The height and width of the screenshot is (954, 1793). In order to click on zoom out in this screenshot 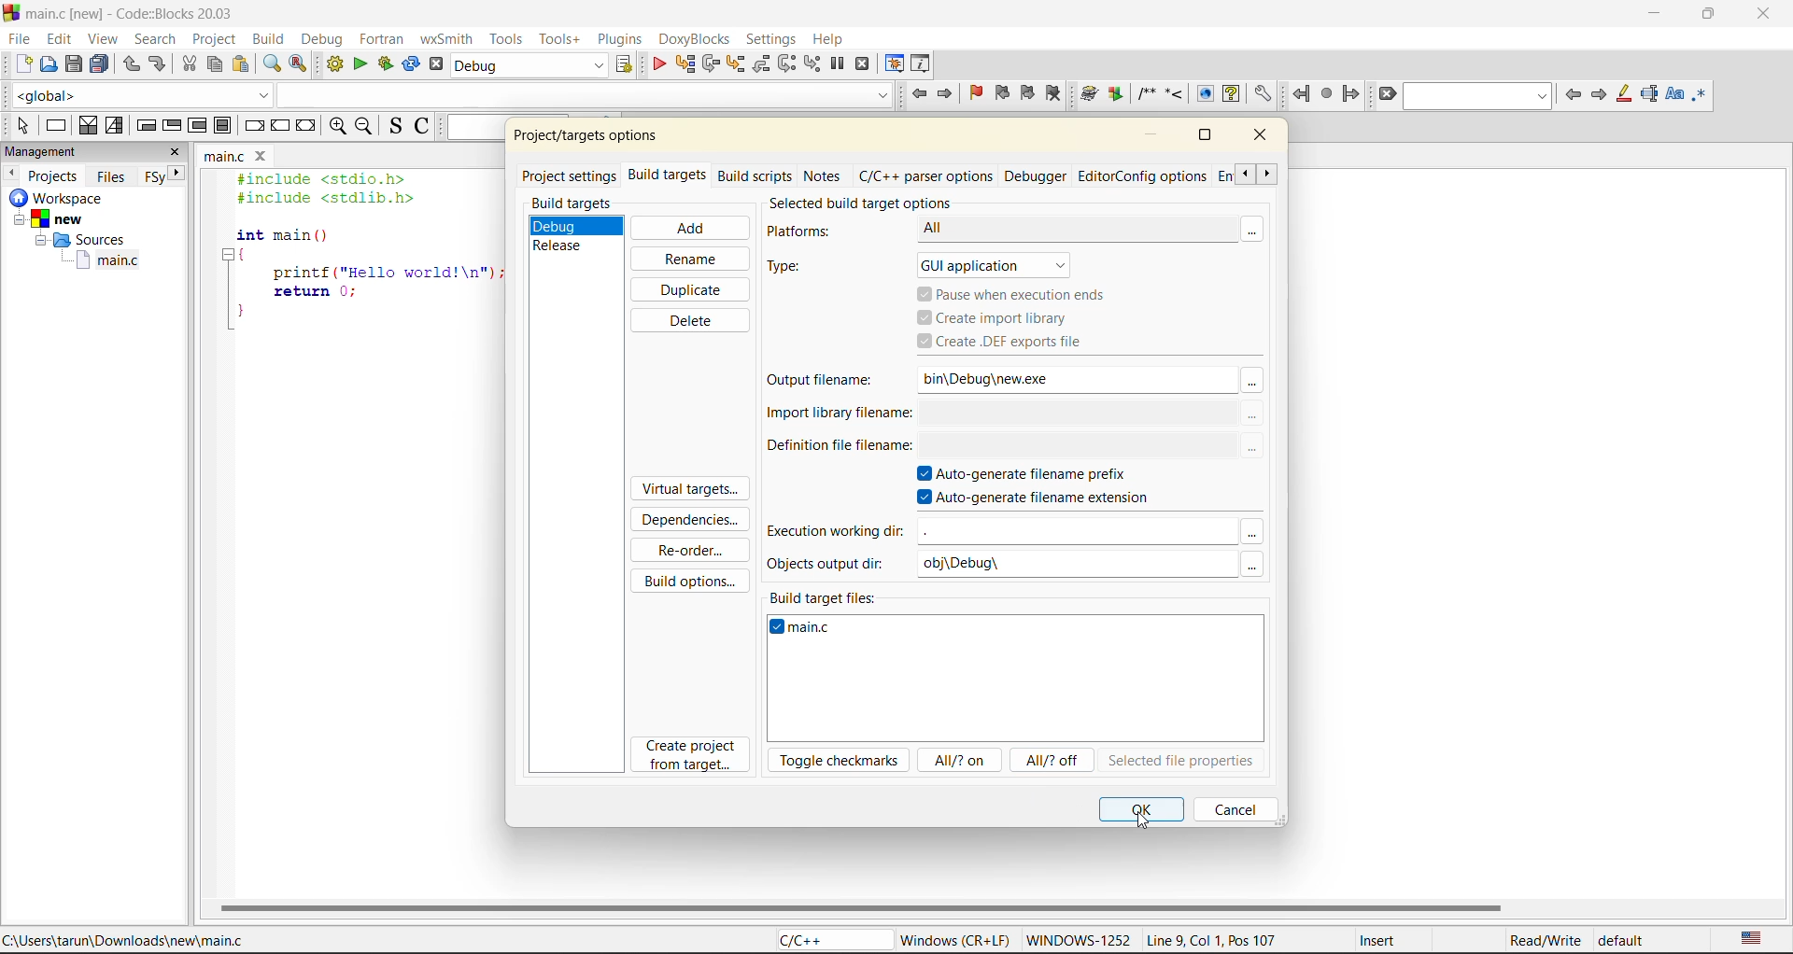, I will do `click(369, 127)`.